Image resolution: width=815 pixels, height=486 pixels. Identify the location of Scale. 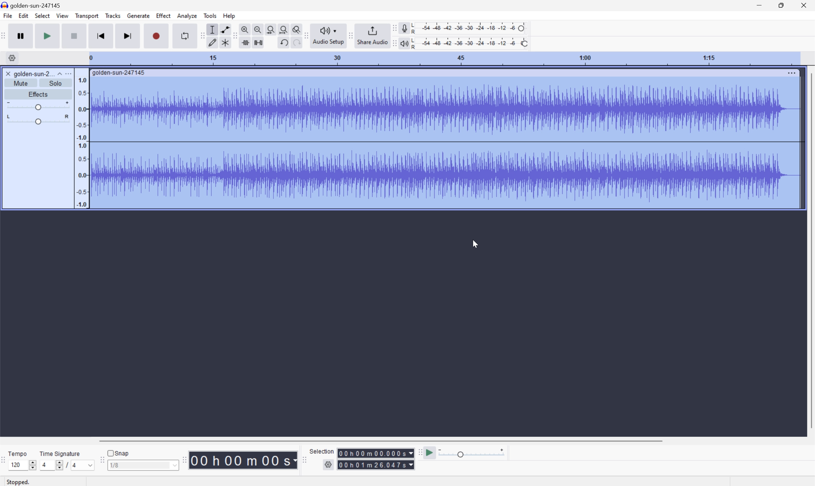
(444, 59).